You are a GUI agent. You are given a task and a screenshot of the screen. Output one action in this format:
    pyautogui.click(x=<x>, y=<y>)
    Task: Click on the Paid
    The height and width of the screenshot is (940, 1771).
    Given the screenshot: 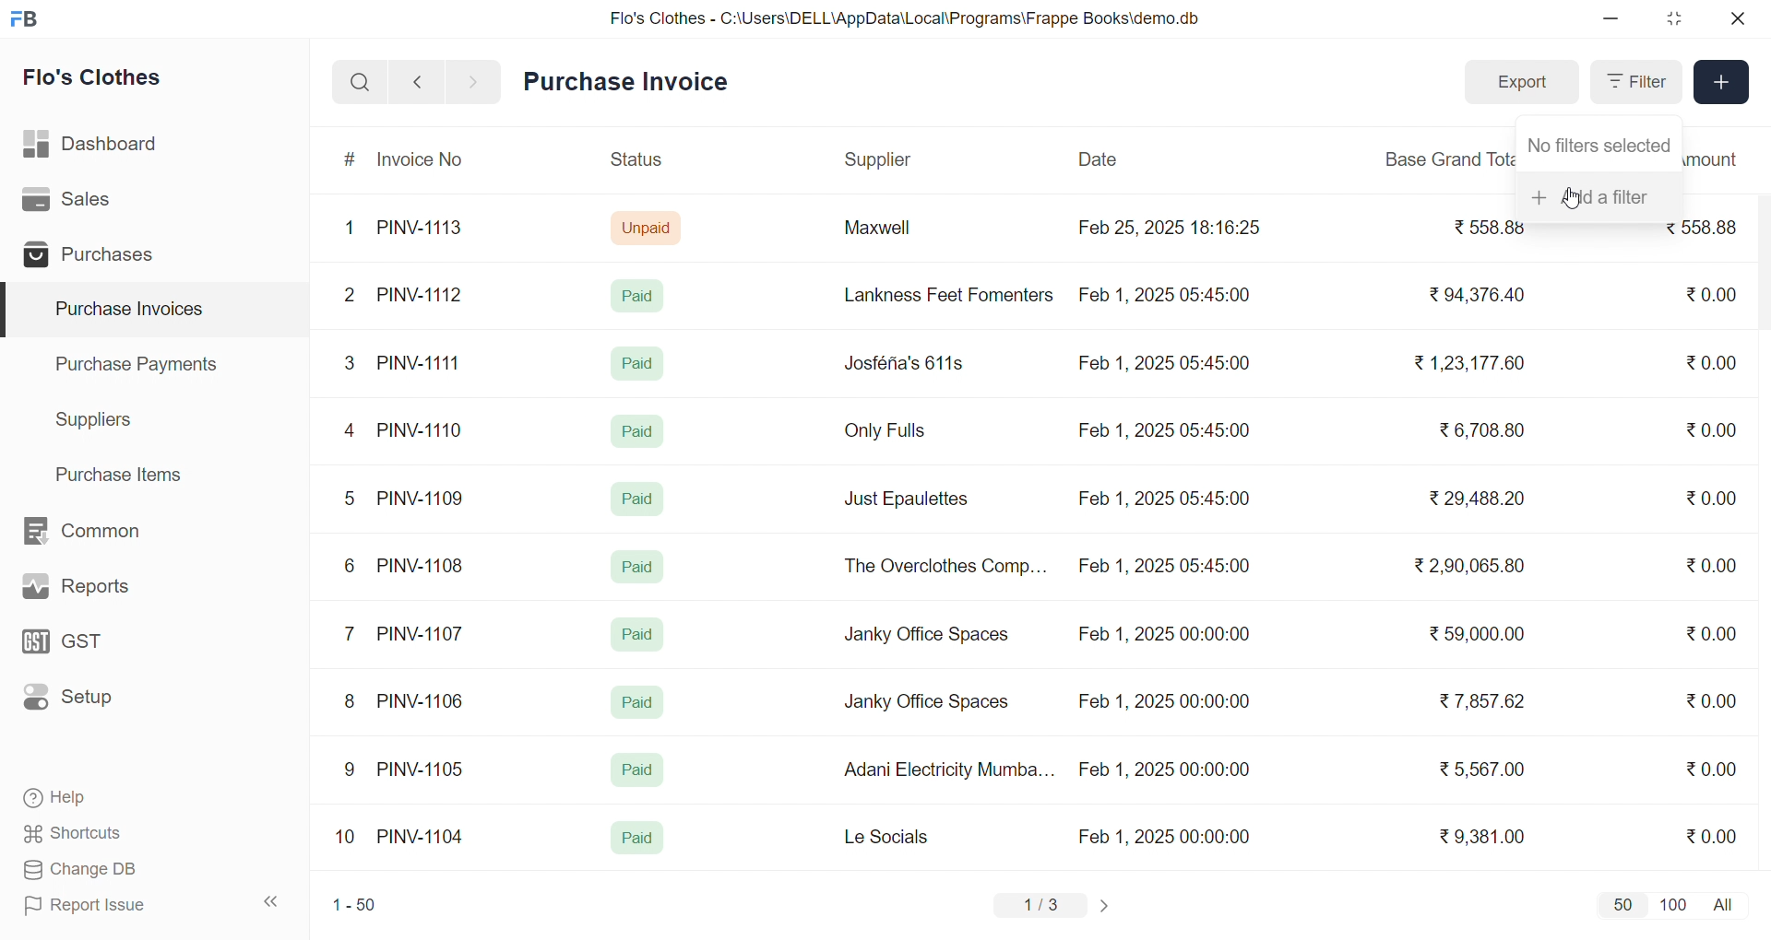 What is the action you would take?
    pyautogui.click(x=638, y=363)
    